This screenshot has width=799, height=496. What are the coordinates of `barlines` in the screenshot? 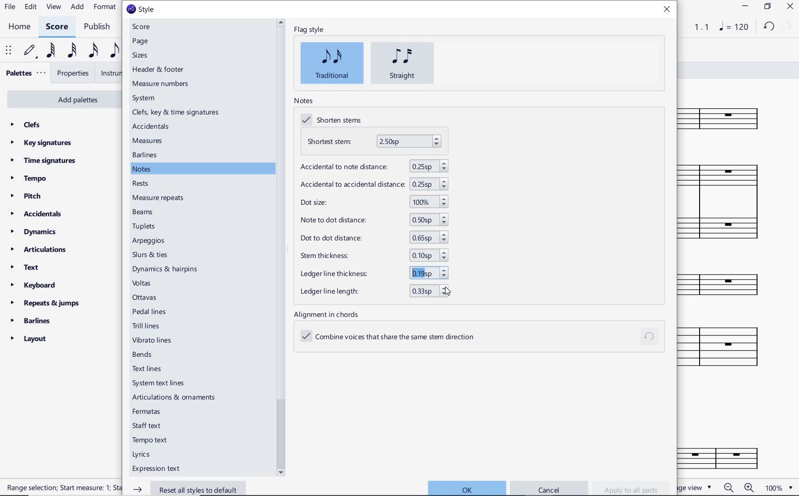 It's located at (146, 155).